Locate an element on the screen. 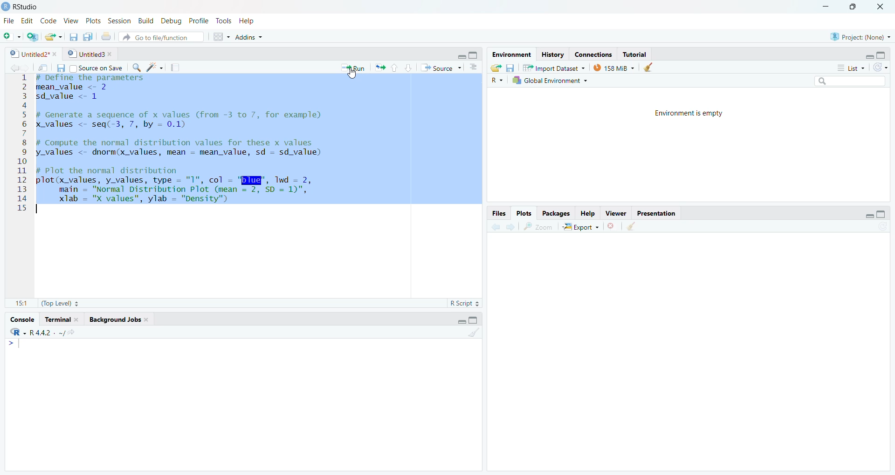  maximize/minimize is located at coordinates (472, 318).